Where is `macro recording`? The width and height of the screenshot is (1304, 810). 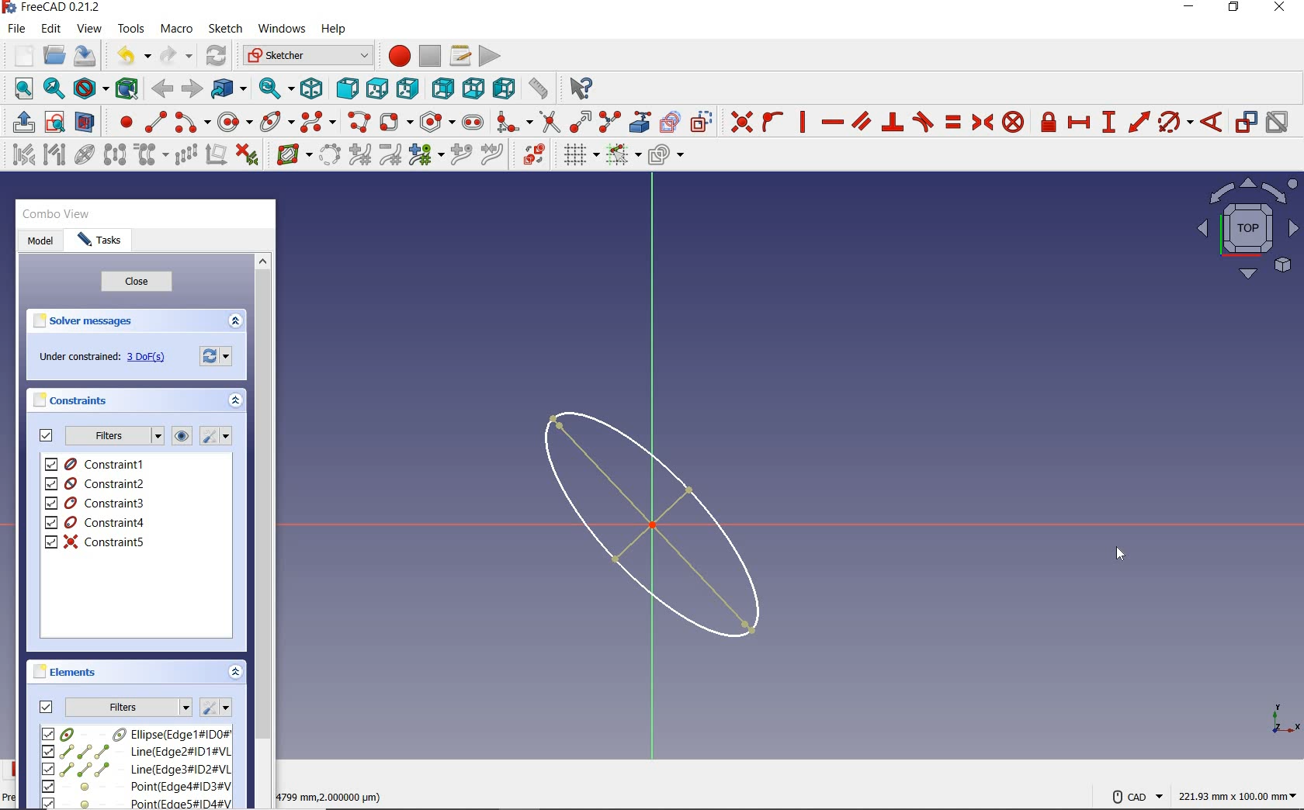 macro recording is located at coordinates (394, 55).